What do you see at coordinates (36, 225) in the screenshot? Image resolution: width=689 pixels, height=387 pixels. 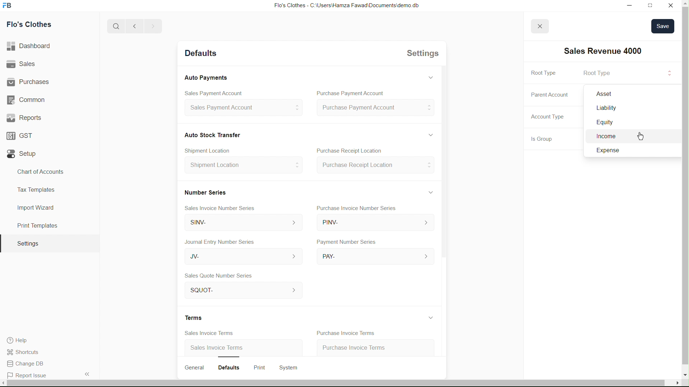 I see `Print Templates` at bounding box center [36, 225].